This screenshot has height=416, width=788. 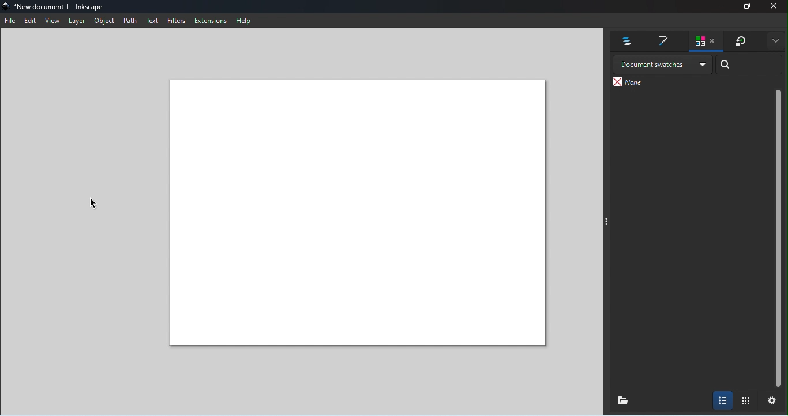 I want to click on Help, so click(x=245, y=21).